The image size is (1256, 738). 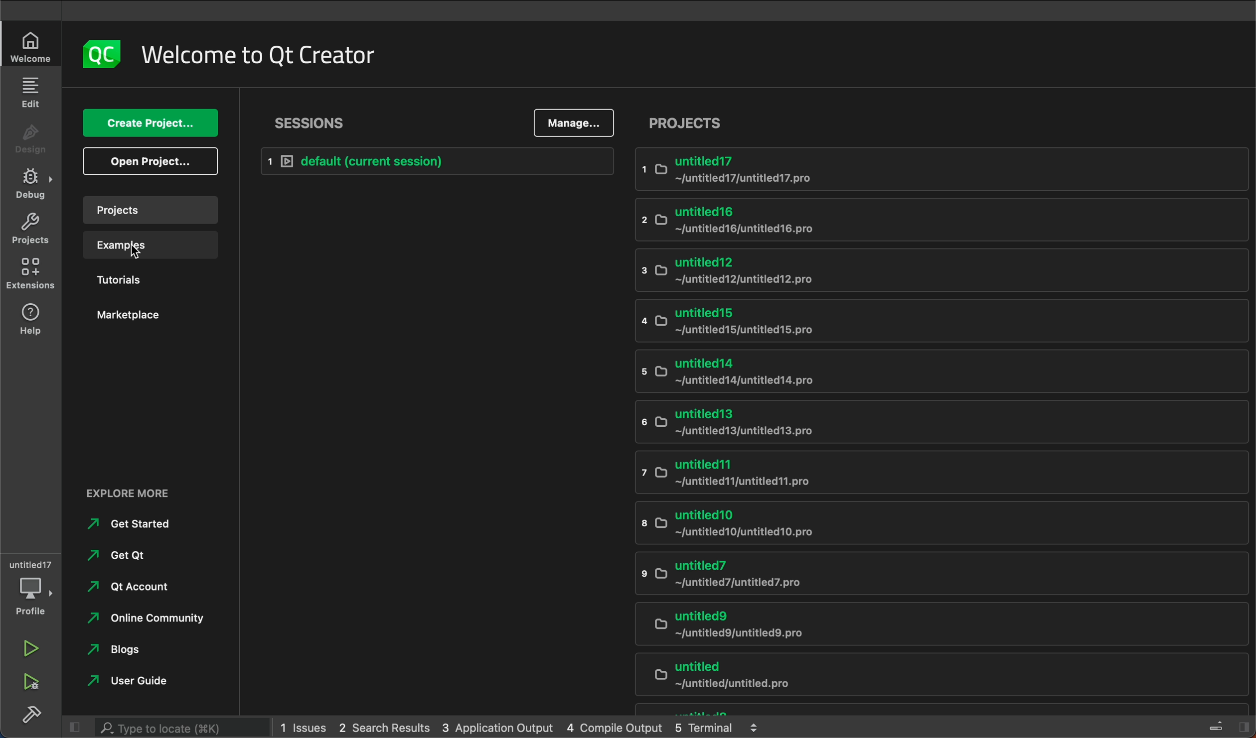 I want to click on qt account, so click(x=140, y=586).